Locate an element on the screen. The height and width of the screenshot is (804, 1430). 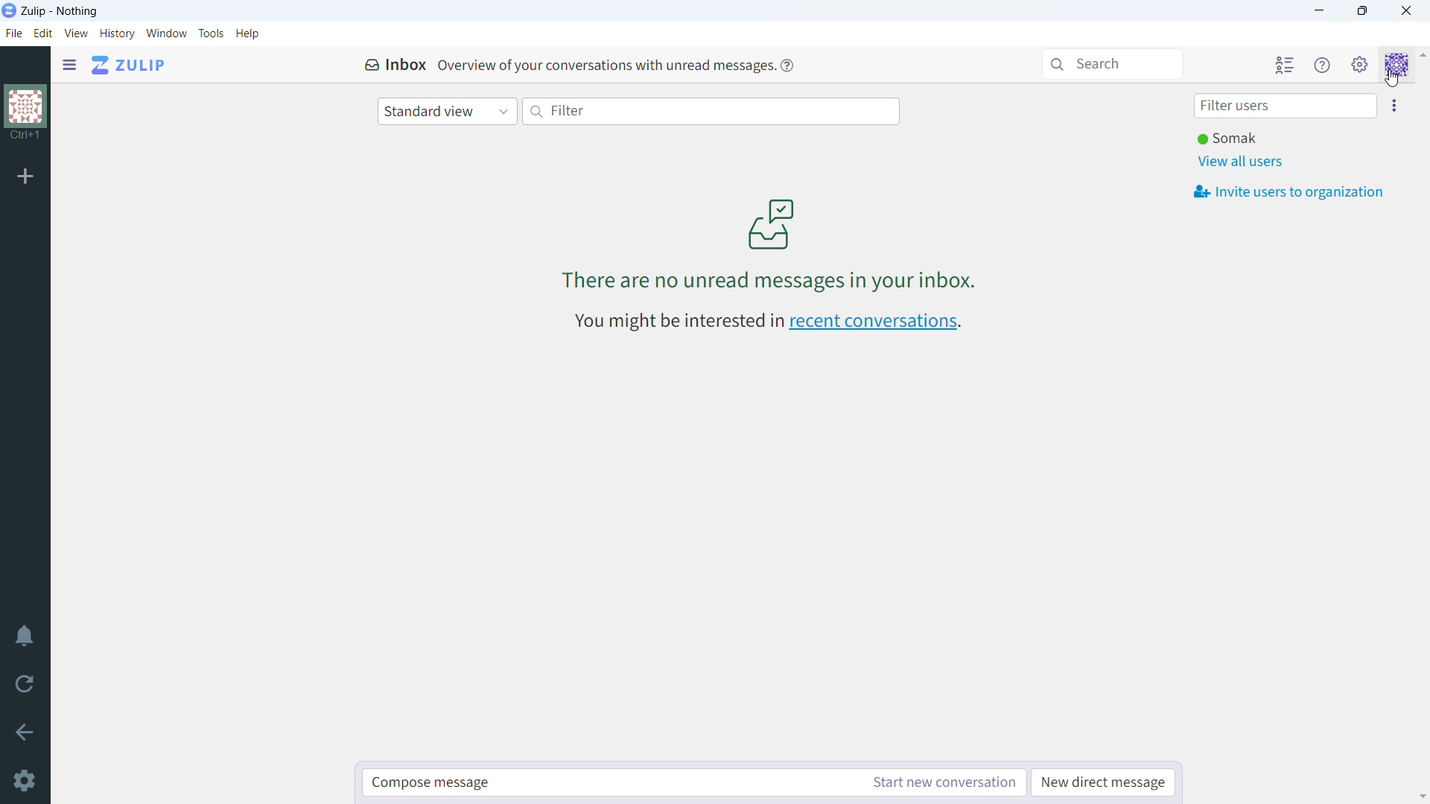
add organization is located at coordinates (25, 175).